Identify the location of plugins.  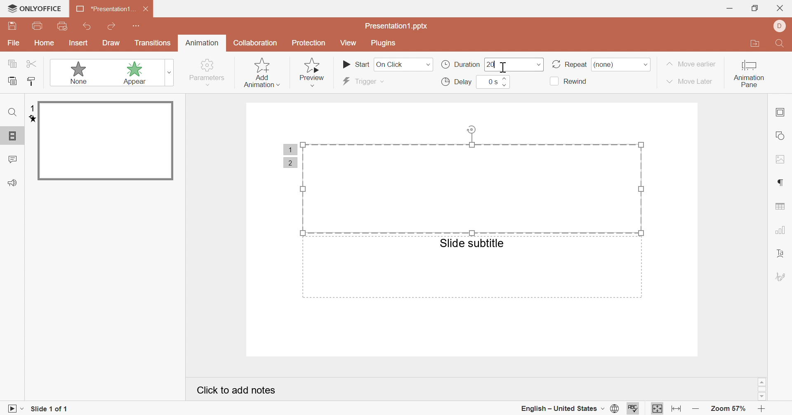
(384, 43).